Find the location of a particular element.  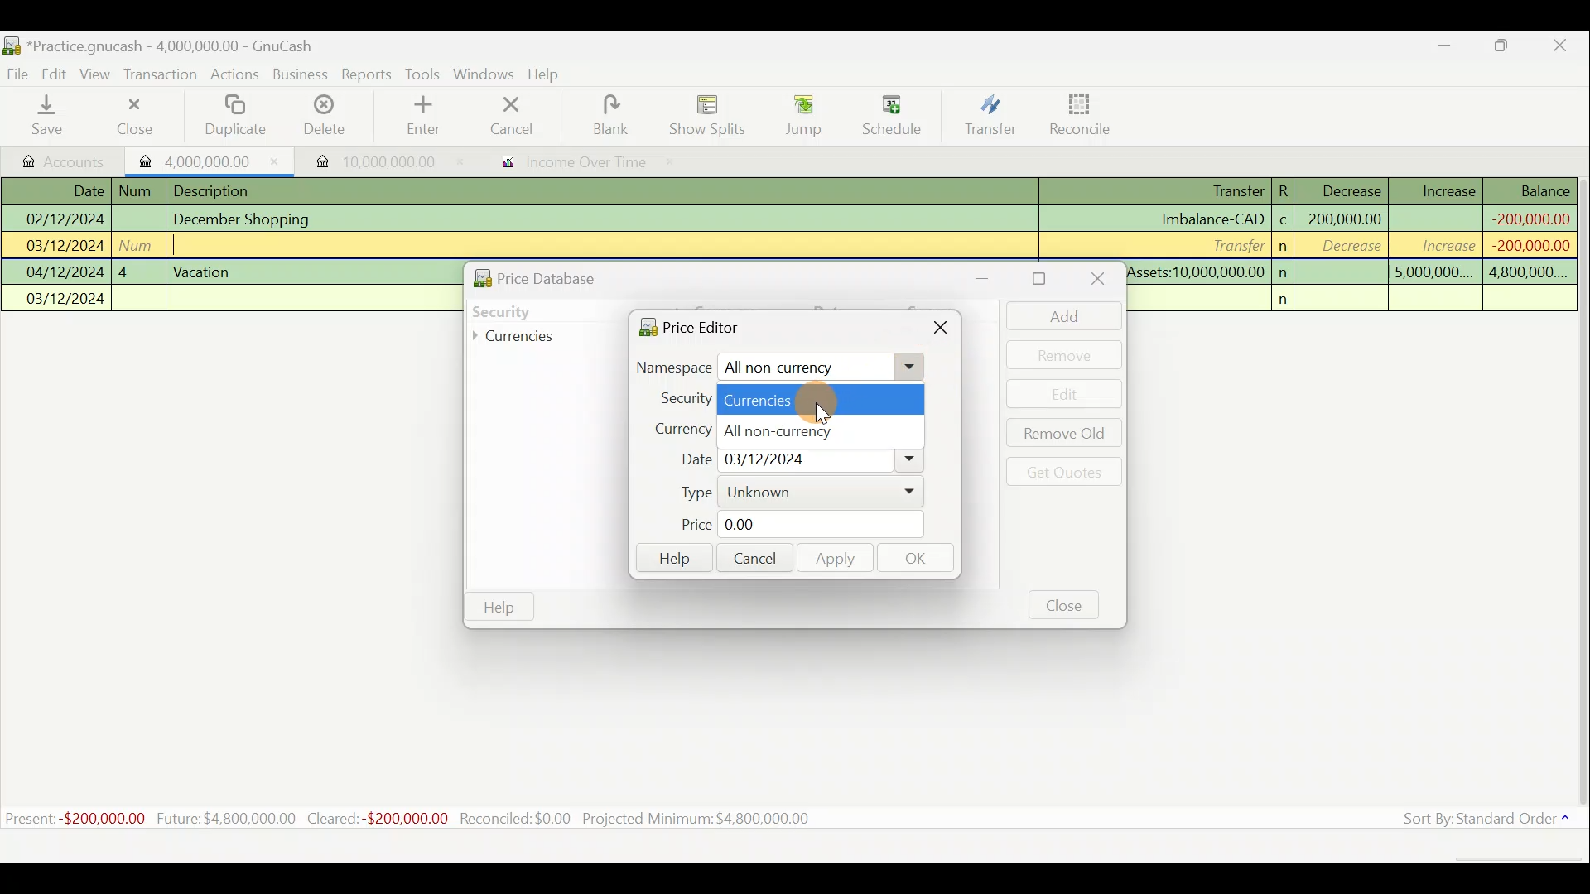

Imported transaction is located at coordinates (203, 159).